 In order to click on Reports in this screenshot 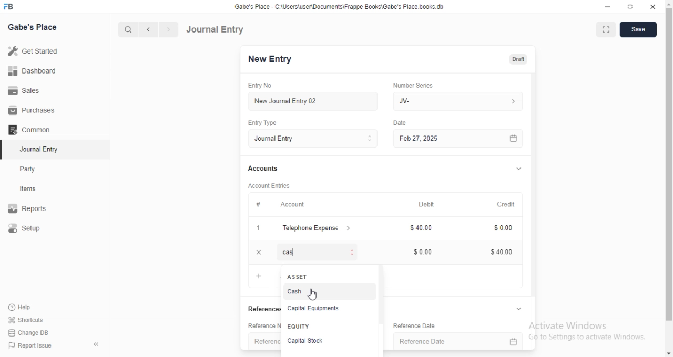, I will do `click(28, 207)`.